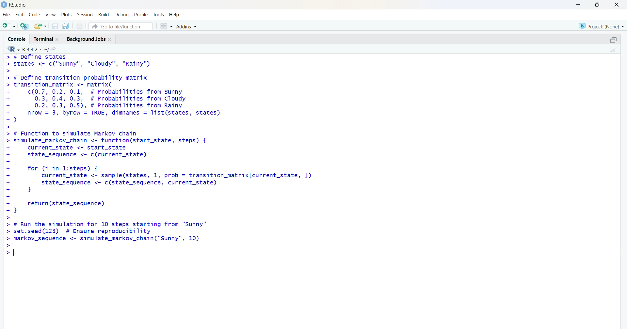 This screenshot has height=329, width=627. What do you see at coordinates (9, 26) in the screenshot?
I see `new script` at bounding box center [9, 26].